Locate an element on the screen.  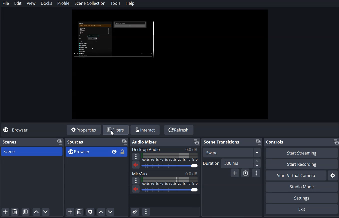
Move Source Down is located at coordinates (110, 212).